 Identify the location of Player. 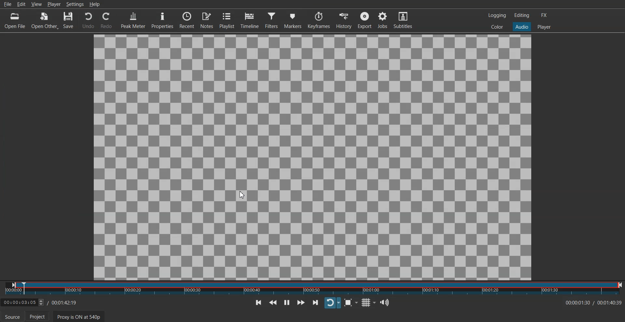
(544, 26).